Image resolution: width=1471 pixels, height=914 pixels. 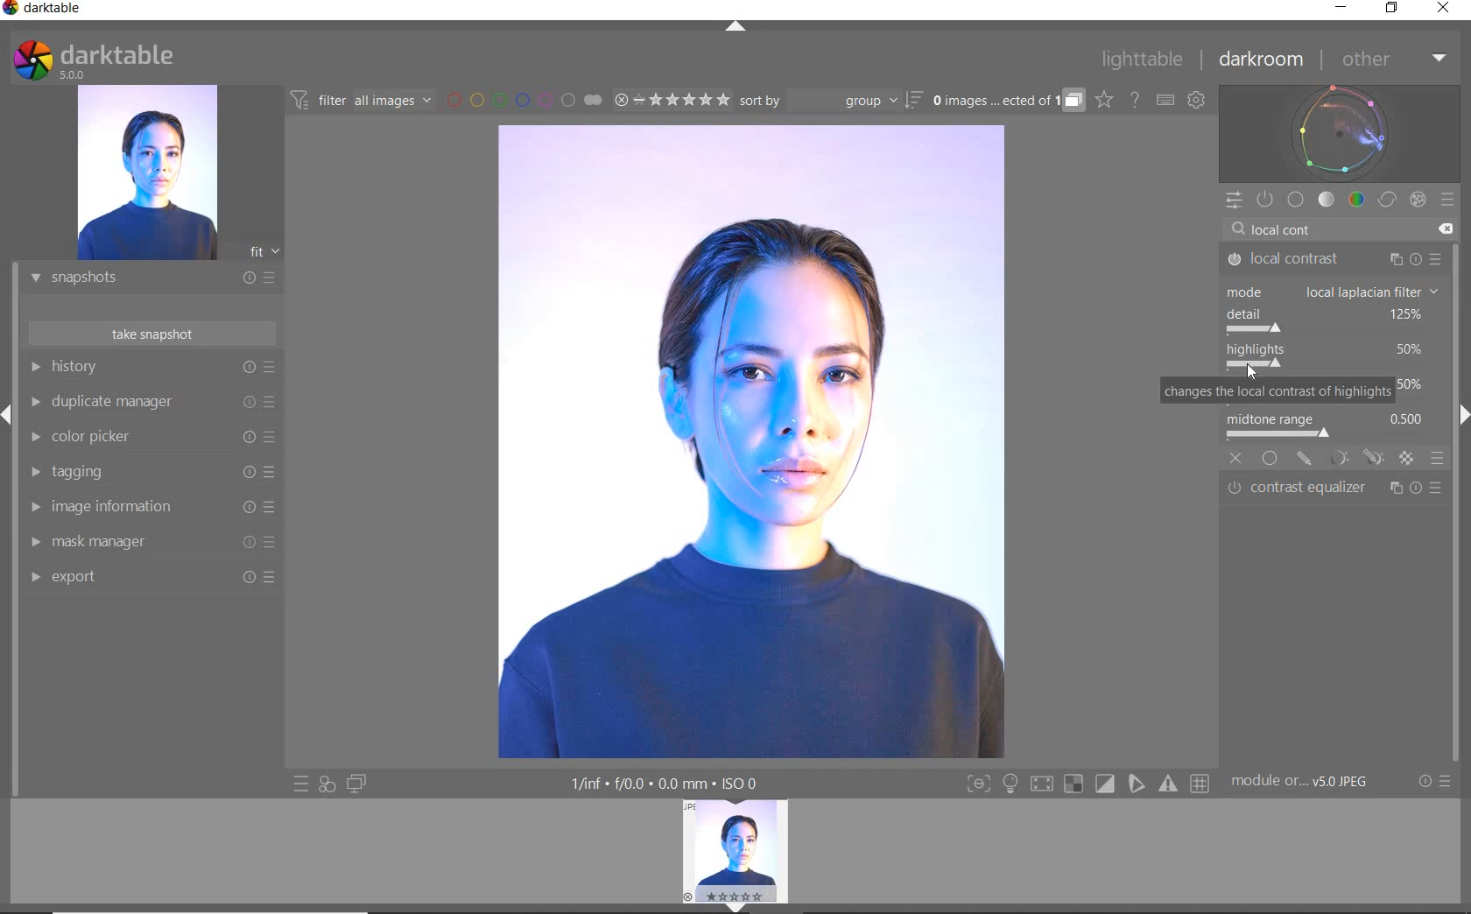 What do you see at coordinates (146, 511) in the screenshot?
I see `IMAGE INFORMATION` at bounding box center [146, 511].